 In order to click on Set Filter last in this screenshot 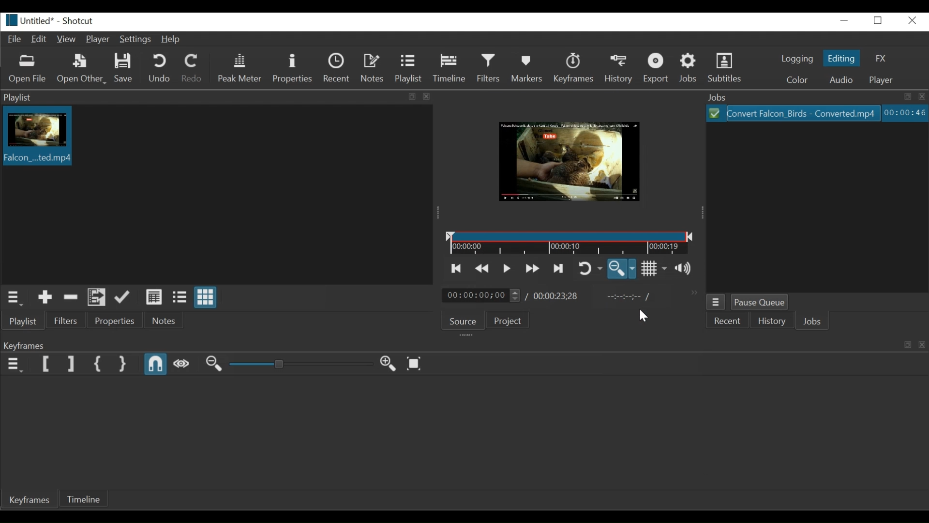, I will do `click(70, 365)`.